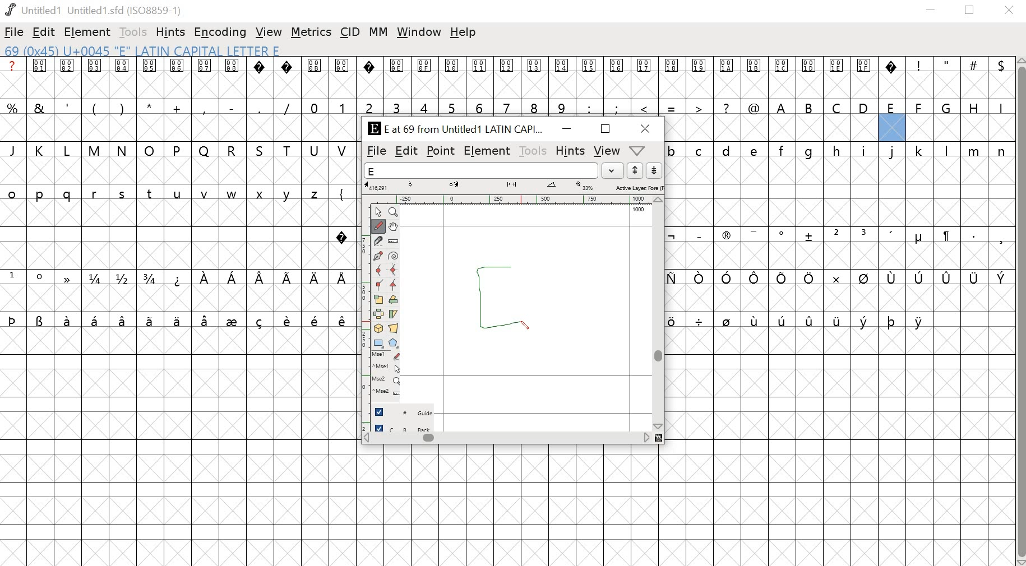 The image size is (1026, 566). Describe the element at coordinates (394, 271) in the screenshot. I see `HV Curve` at that location.